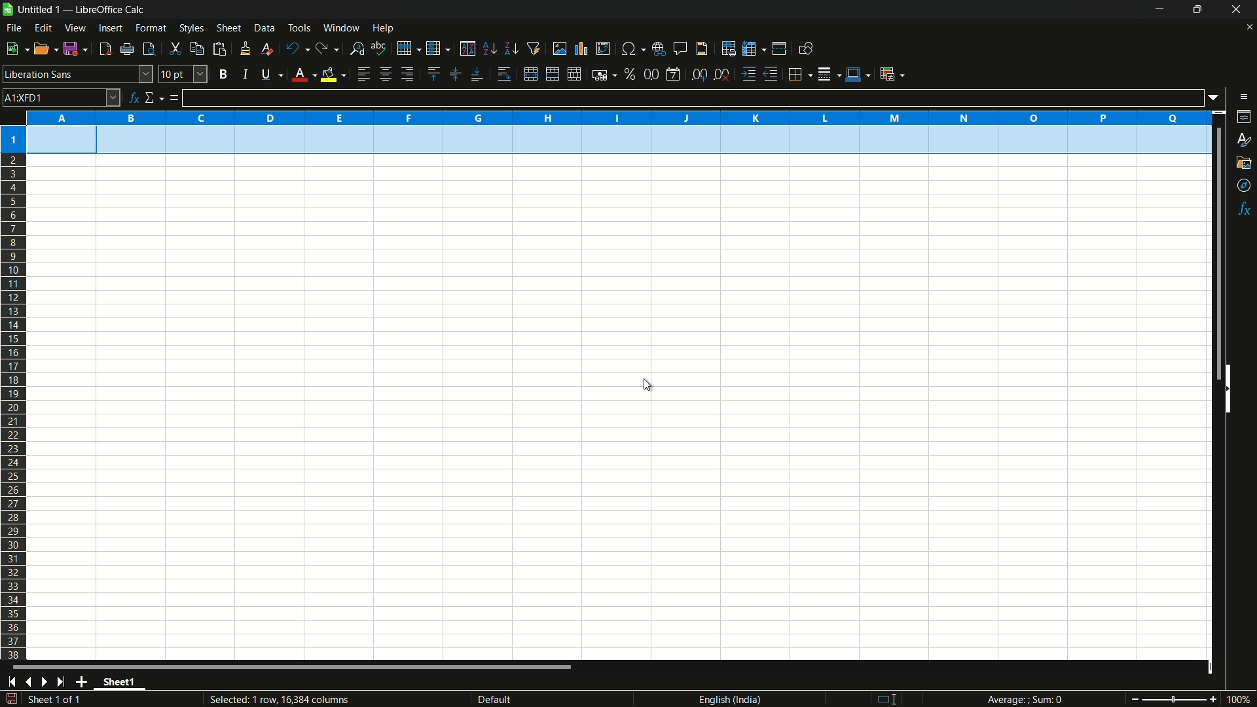  Describe the element at coordinates (174, 99) in the screenshot. I see `formula` at that location.